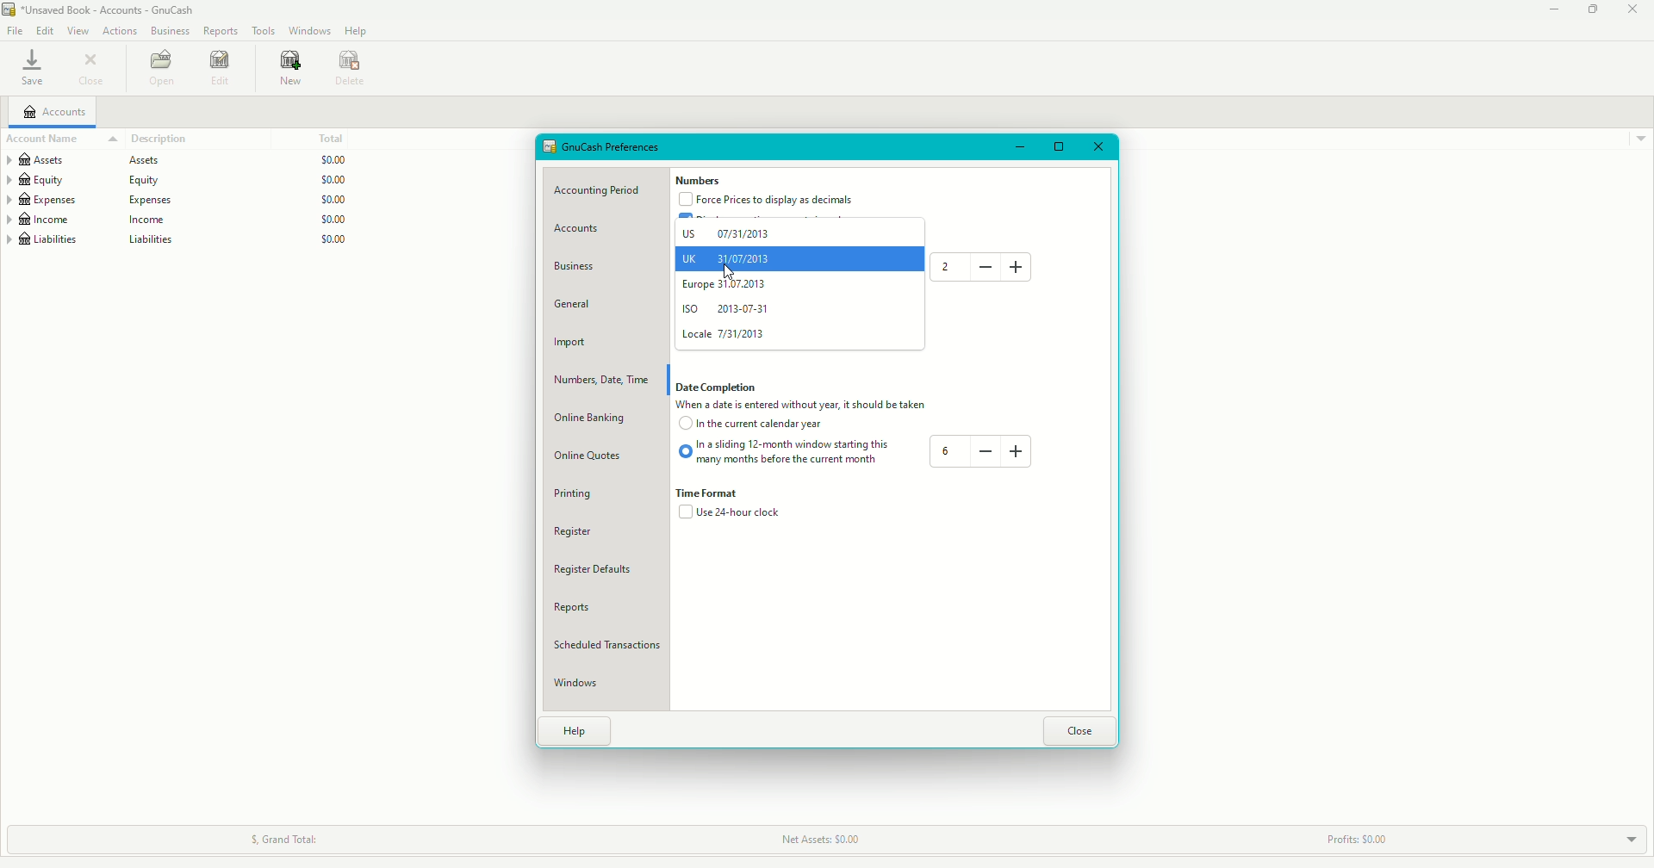 The image size is (1654, 868). Describe the element at coordinates (583, 685) in the screenshot. I see `Windows` at that location.